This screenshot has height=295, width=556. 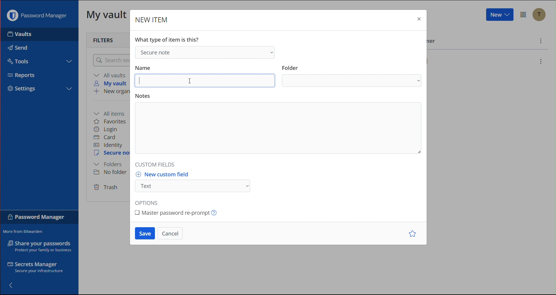 What do you see at coordinates (105, 40) in the screenshot?
I see `Filters` at bounding box center [105, 40].